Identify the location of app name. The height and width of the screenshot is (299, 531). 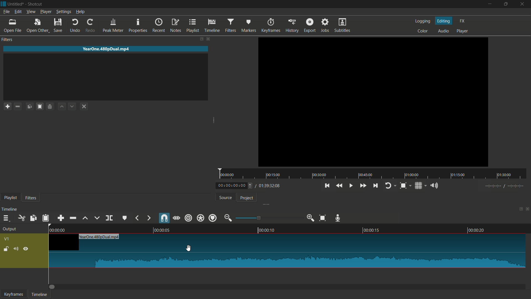
(36, 4).